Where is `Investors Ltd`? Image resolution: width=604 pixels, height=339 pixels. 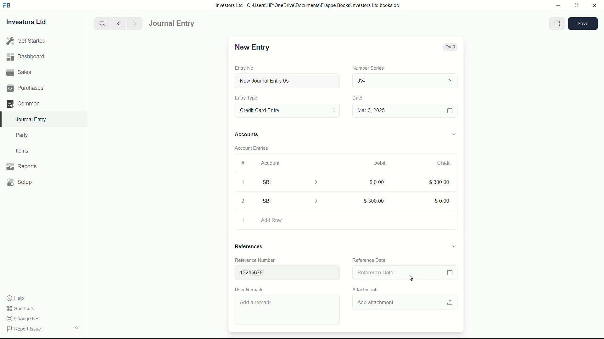 Investors Ltd is located at coordinates (32, 23).